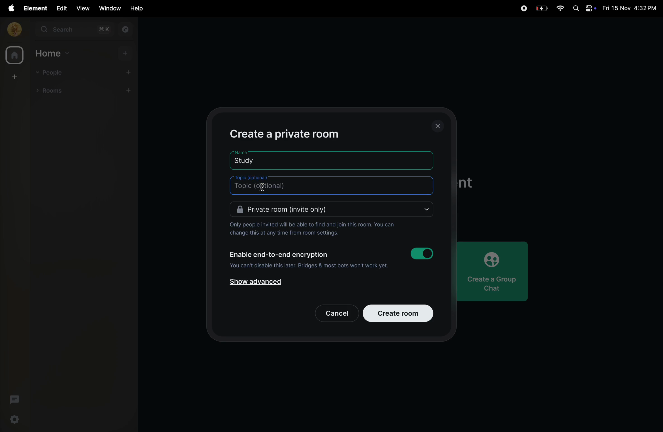  I want to click on room name study, so click(254, 159).